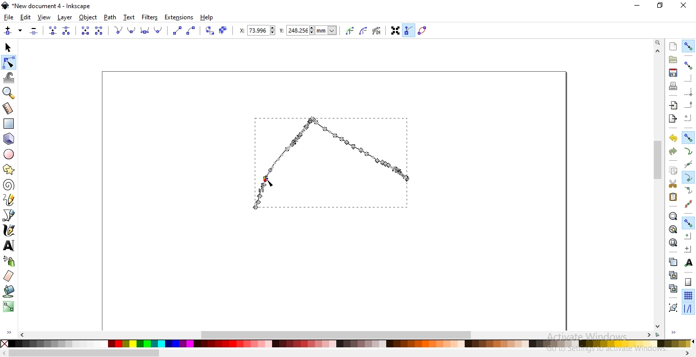 The height and width of the screenshot is (357, 696). What do you see at coordinates (340, 158) in the screenshot?
I see `object image` at bounding box center [340, 158].